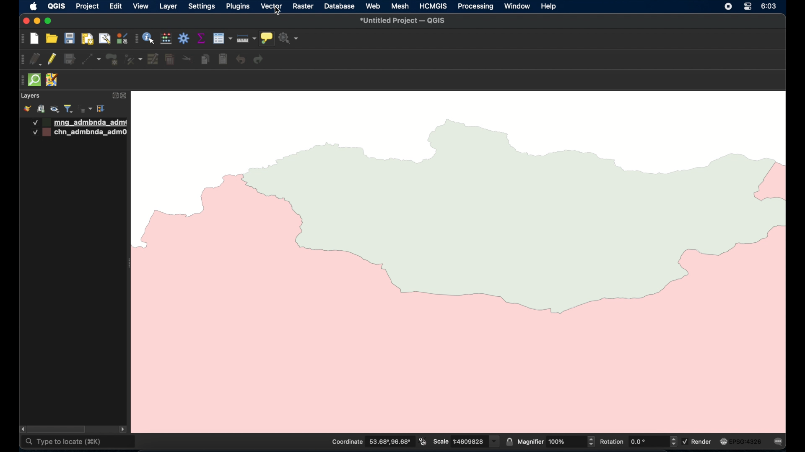 This screenshot has width=805, height=452. I want to click on control center, so click(748, 6).